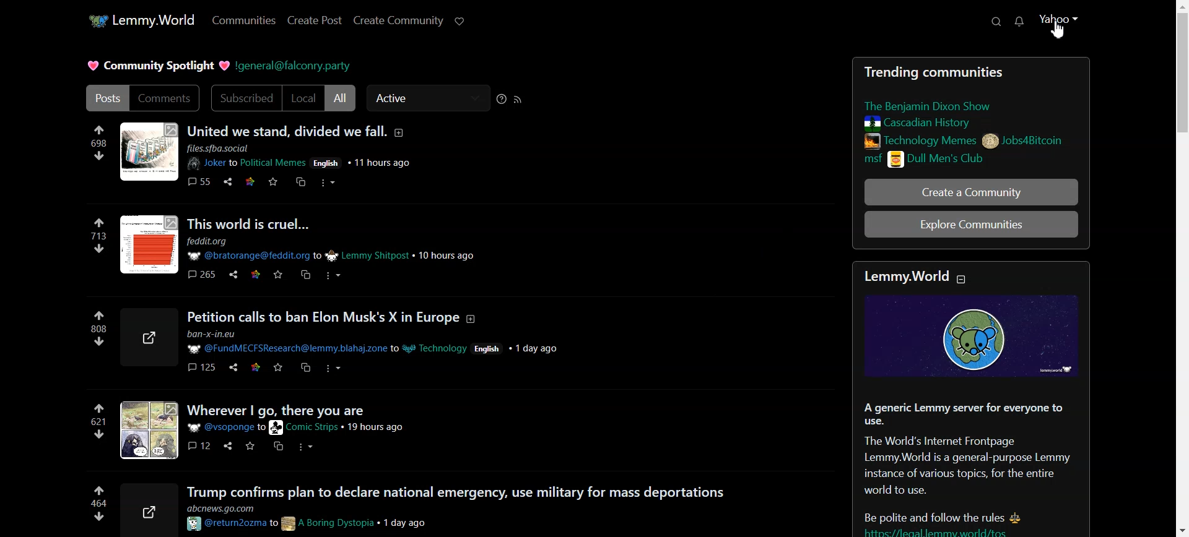 This screenshot has height=537, width=1189. Describe the element at coordinates (325, 316) in the screenshot. I see `Petition calls to ban Elon Musk’s X in Europe` at that location.